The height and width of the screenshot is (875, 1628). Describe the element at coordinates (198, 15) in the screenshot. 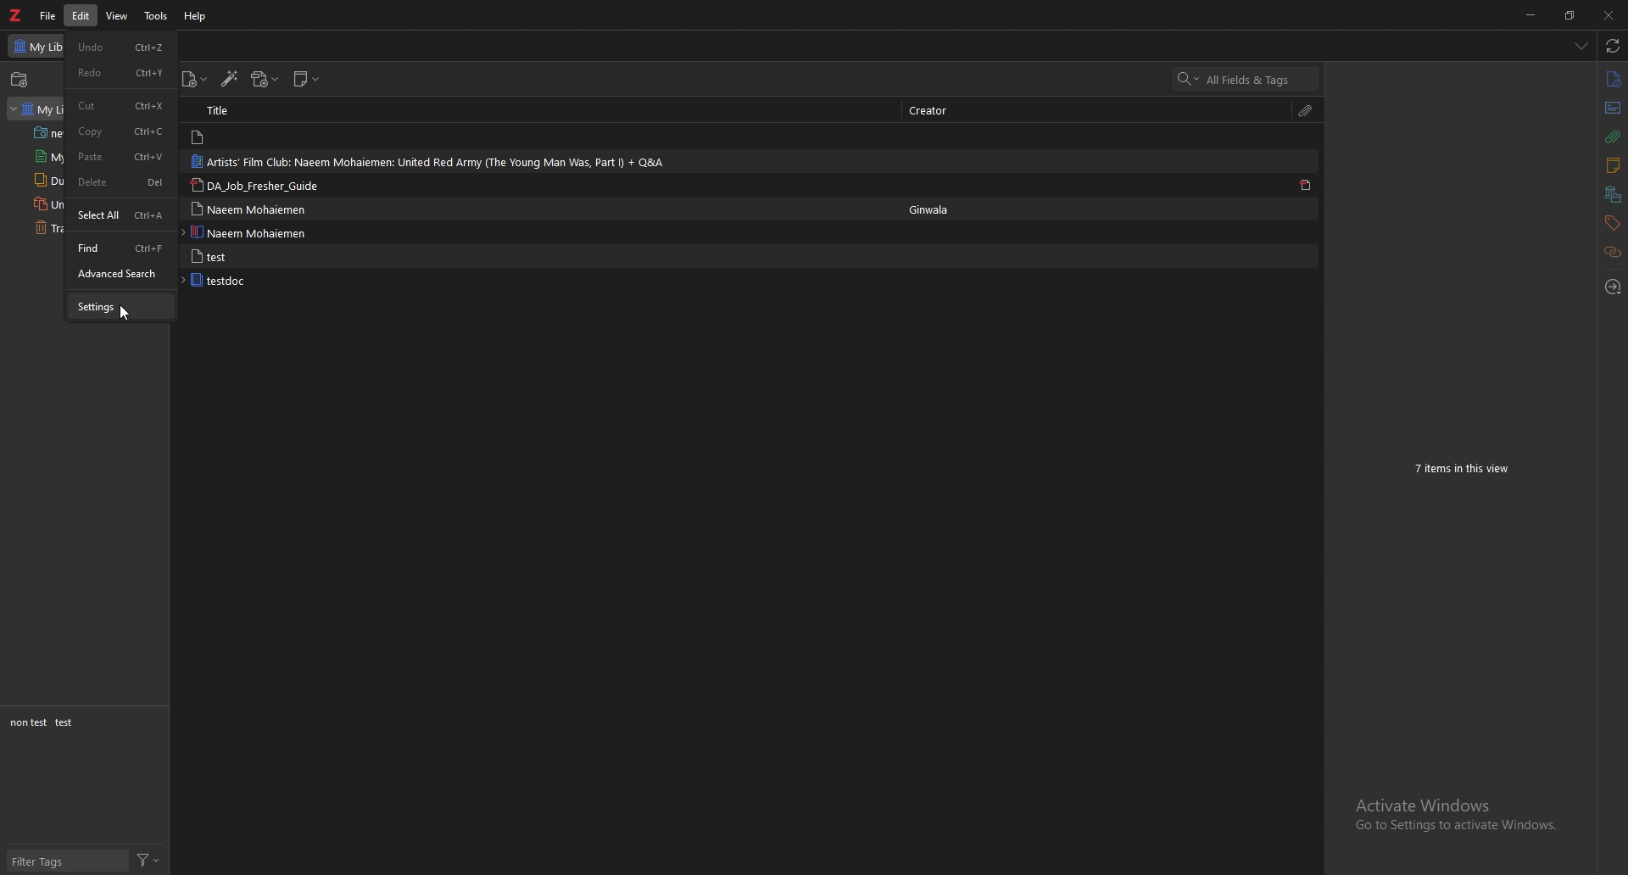

I see `help` at that location.